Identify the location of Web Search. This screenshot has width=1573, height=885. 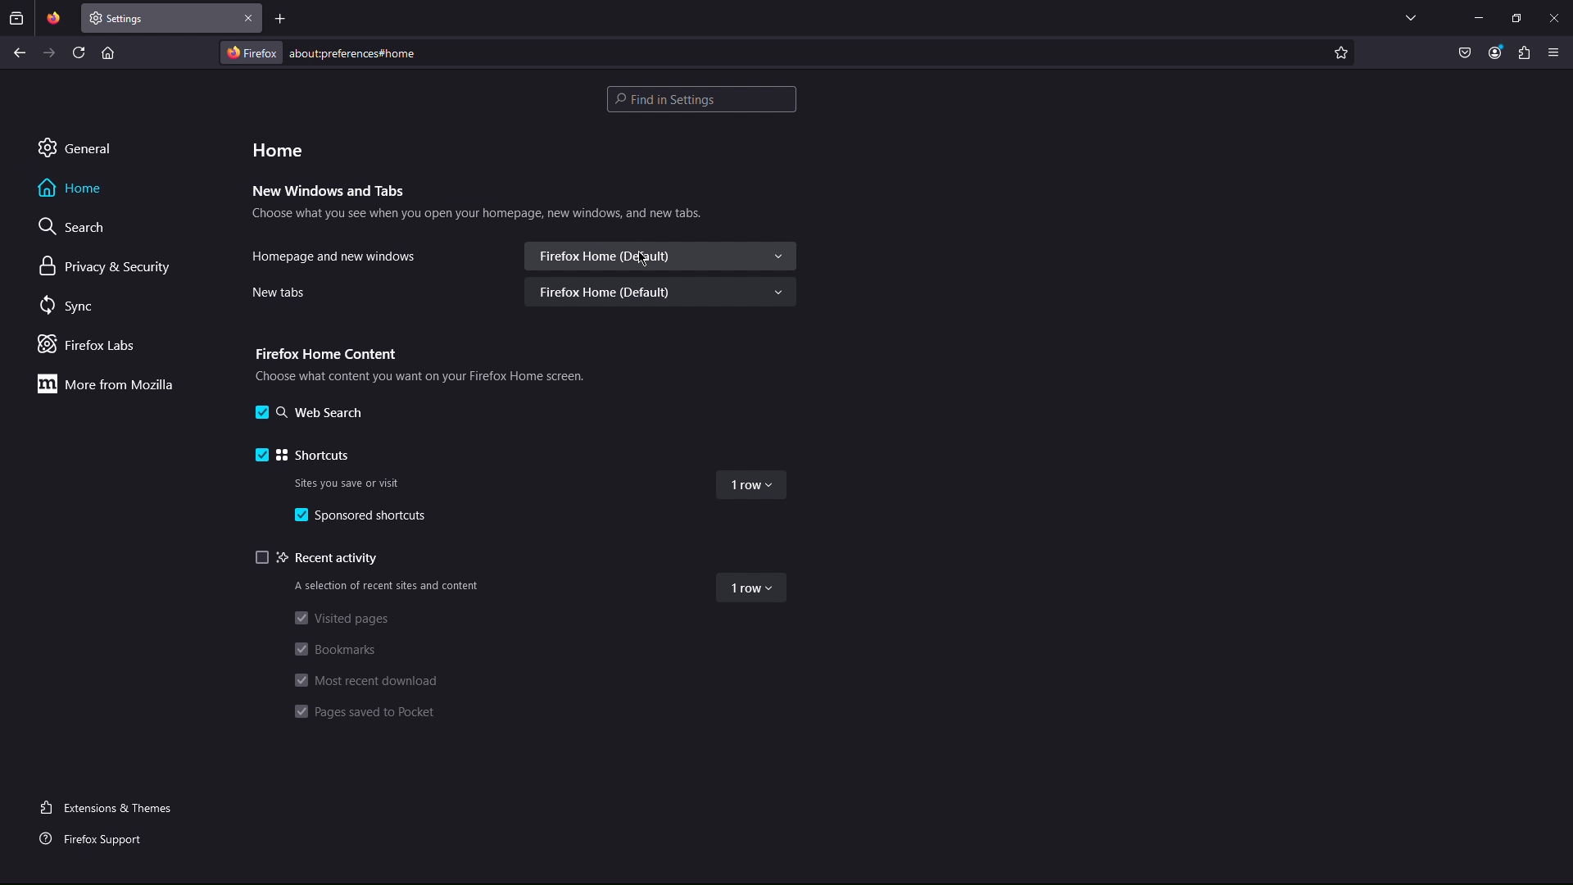
(312, 412).